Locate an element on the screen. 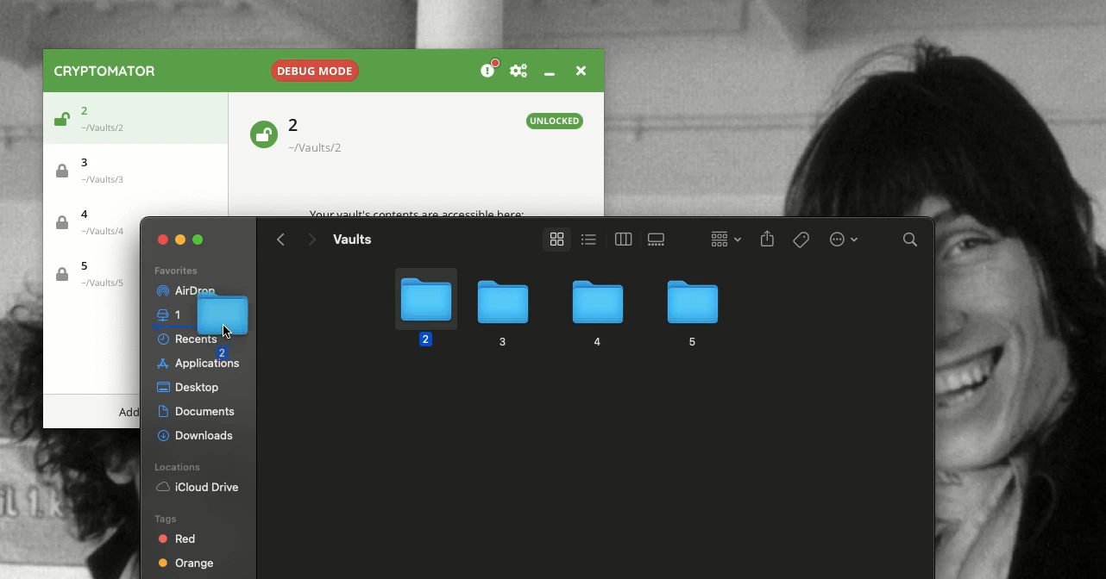 This screenshot has height=579, width=1106. Applications is located at coordinates (196, 366).